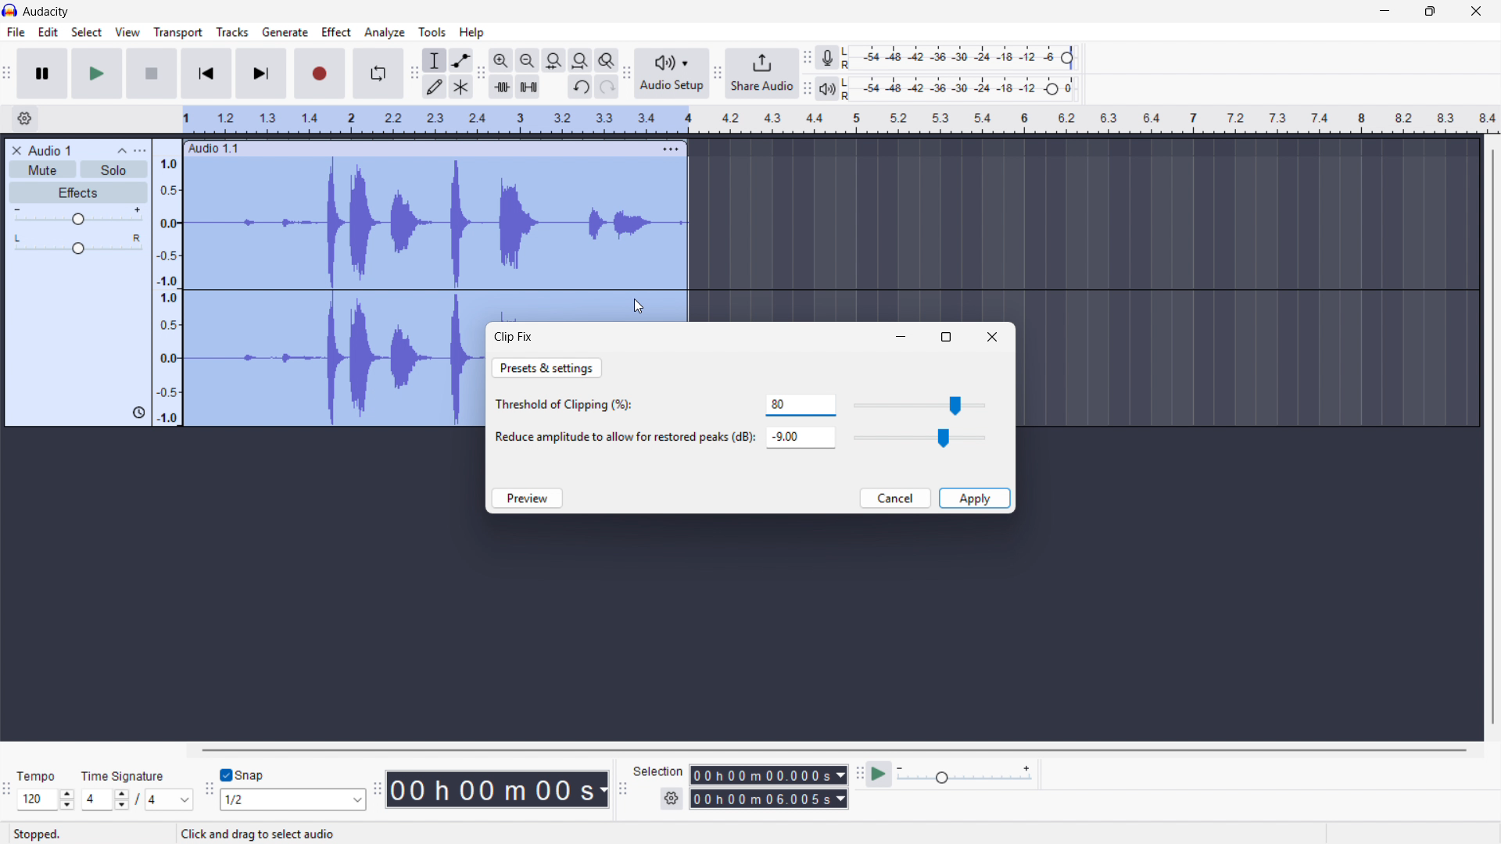 The height and width of the screenshot is (844, 1501). Describe the element at coordinates (285, 32) in the screenshot. I see `Generate` at that location.